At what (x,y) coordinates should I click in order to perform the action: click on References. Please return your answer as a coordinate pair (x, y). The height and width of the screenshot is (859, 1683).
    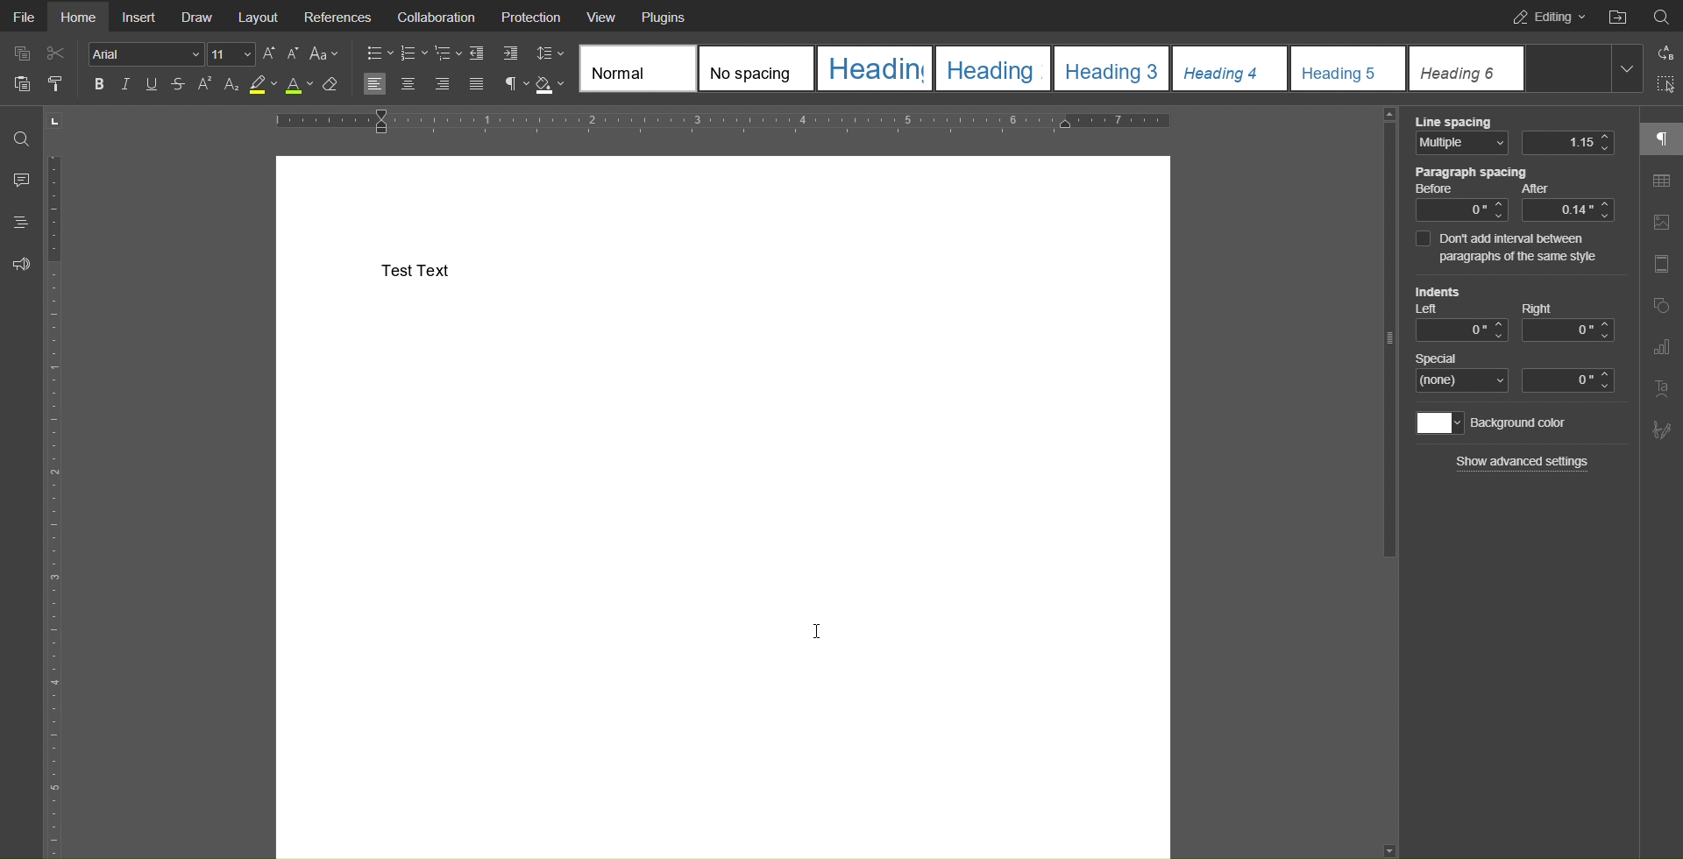
    Looking at the image, I should click on (338, 16).